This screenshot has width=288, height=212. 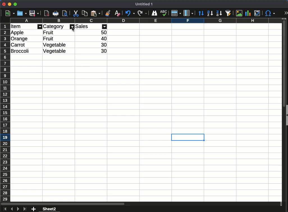 I want to click on fruit, so click(x=50, y=33).